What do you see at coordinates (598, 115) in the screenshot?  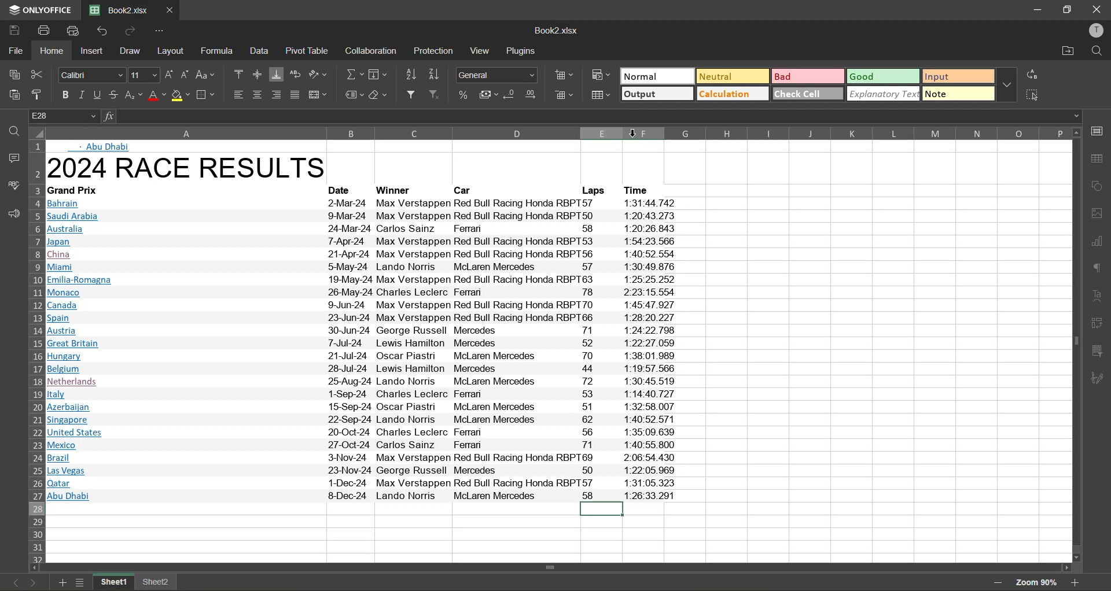 I see `formula bar` at bounding box center [598, 115].